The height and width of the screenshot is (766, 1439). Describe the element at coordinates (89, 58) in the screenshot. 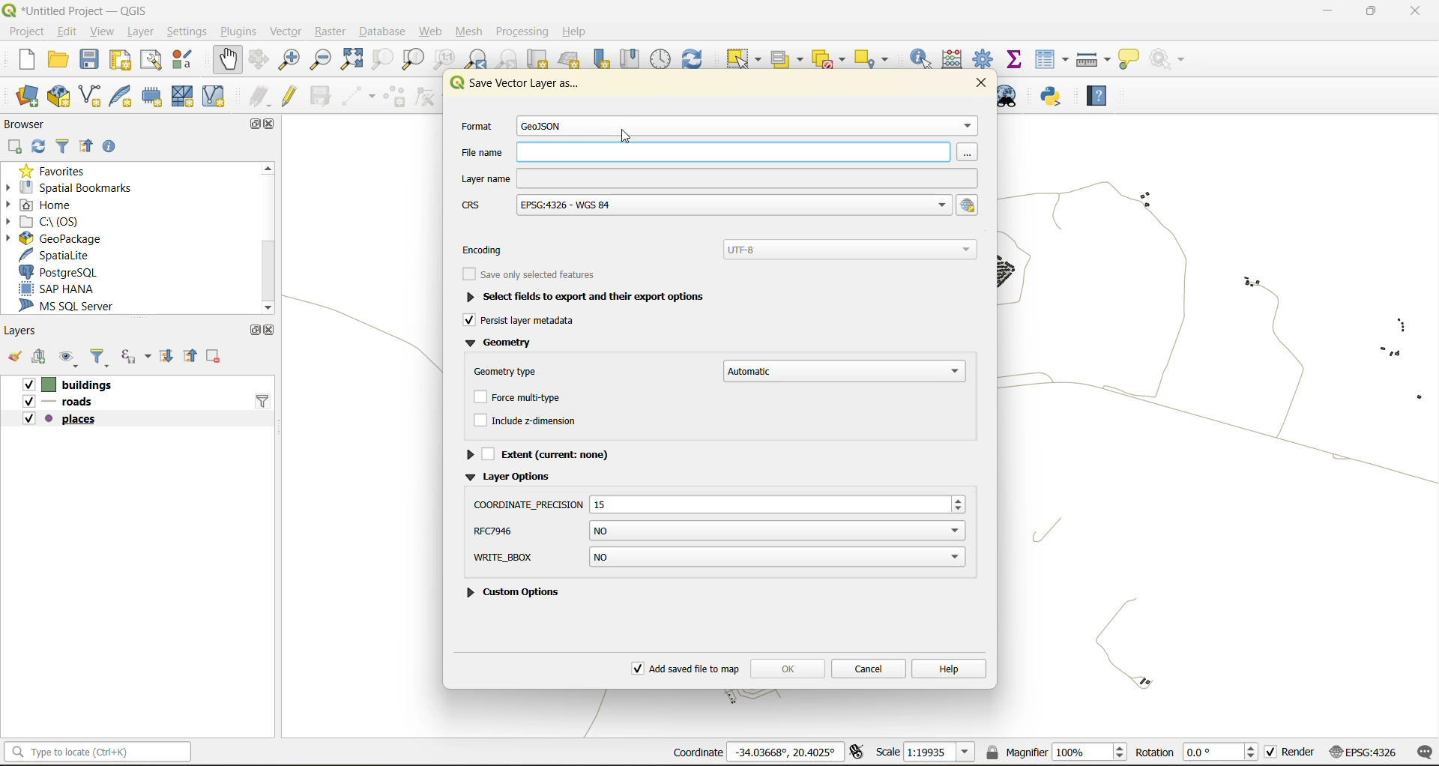

I see `save` at that location.